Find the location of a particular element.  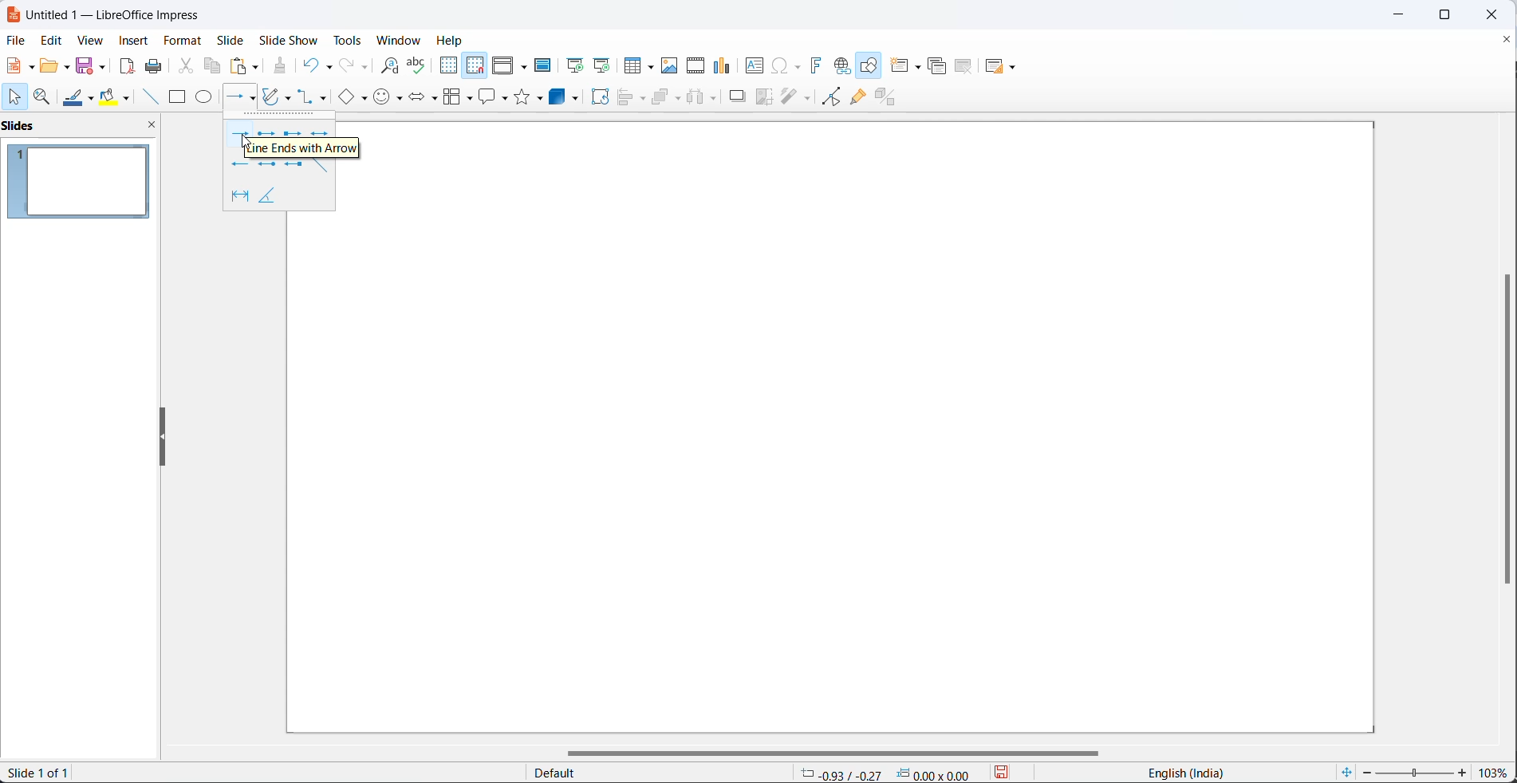

toggle end point edit mode is located at coordinates (827, 96).